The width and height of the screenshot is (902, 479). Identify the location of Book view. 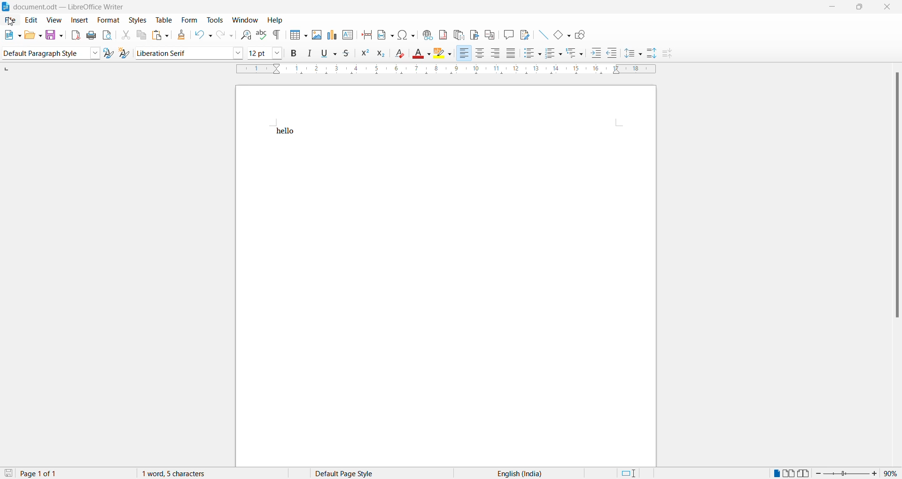
(805, 473).